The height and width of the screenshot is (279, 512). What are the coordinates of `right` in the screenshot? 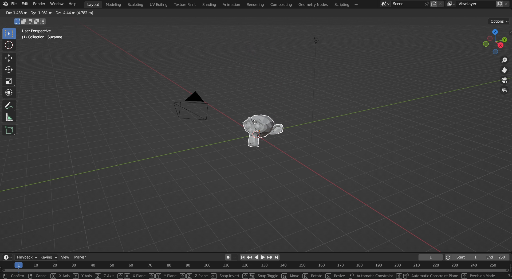 It's located at (264, 257).